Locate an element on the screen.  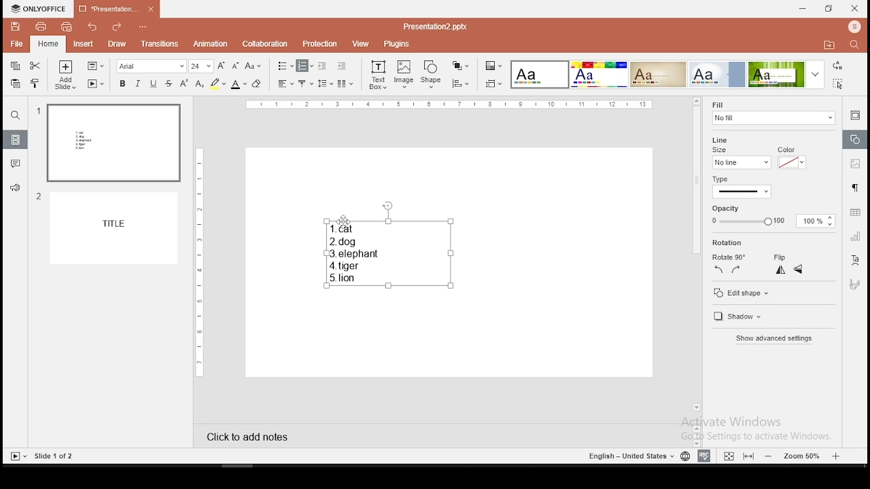
align objects is located at coordinates (459, 84).